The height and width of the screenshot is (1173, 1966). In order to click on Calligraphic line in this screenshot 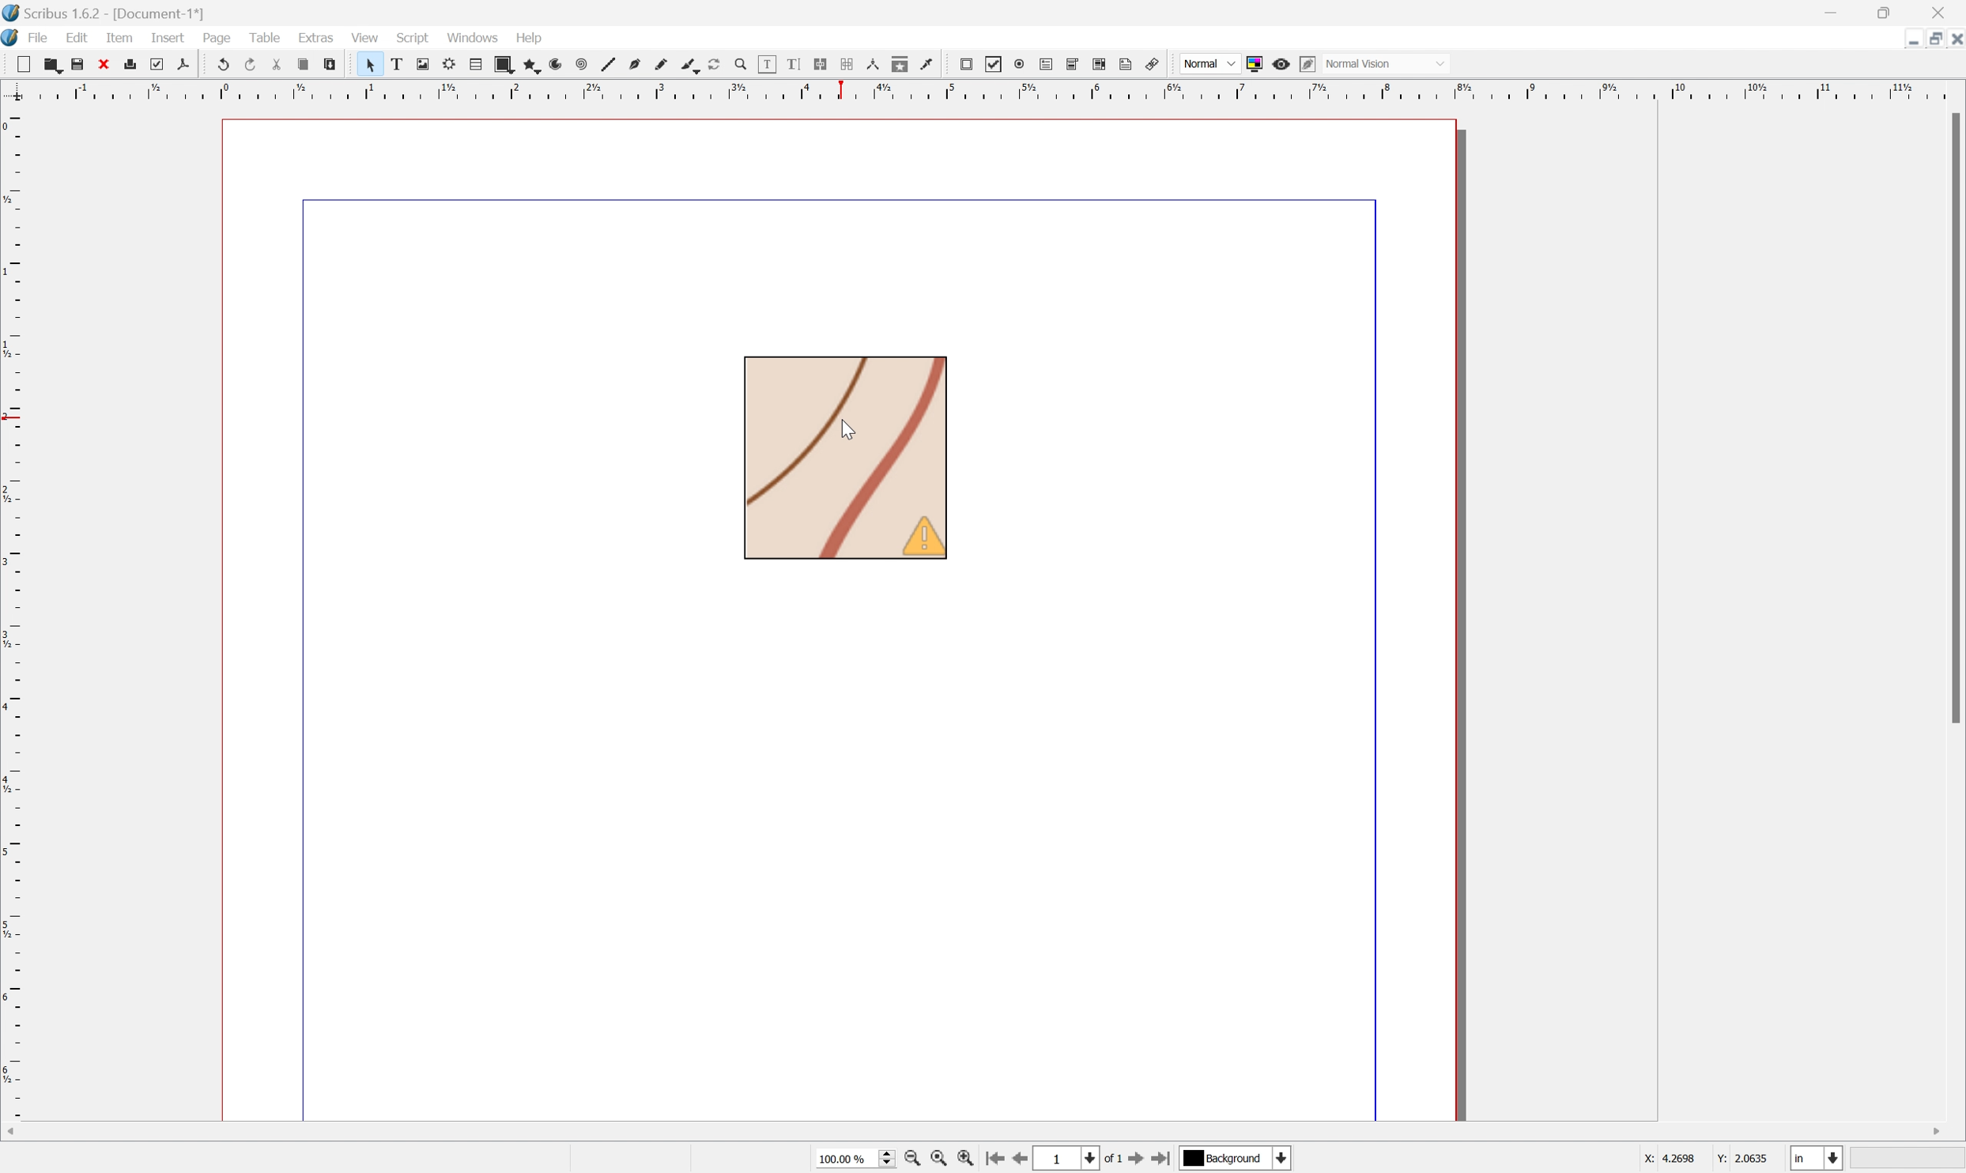, I will do `click(694, 66)`.